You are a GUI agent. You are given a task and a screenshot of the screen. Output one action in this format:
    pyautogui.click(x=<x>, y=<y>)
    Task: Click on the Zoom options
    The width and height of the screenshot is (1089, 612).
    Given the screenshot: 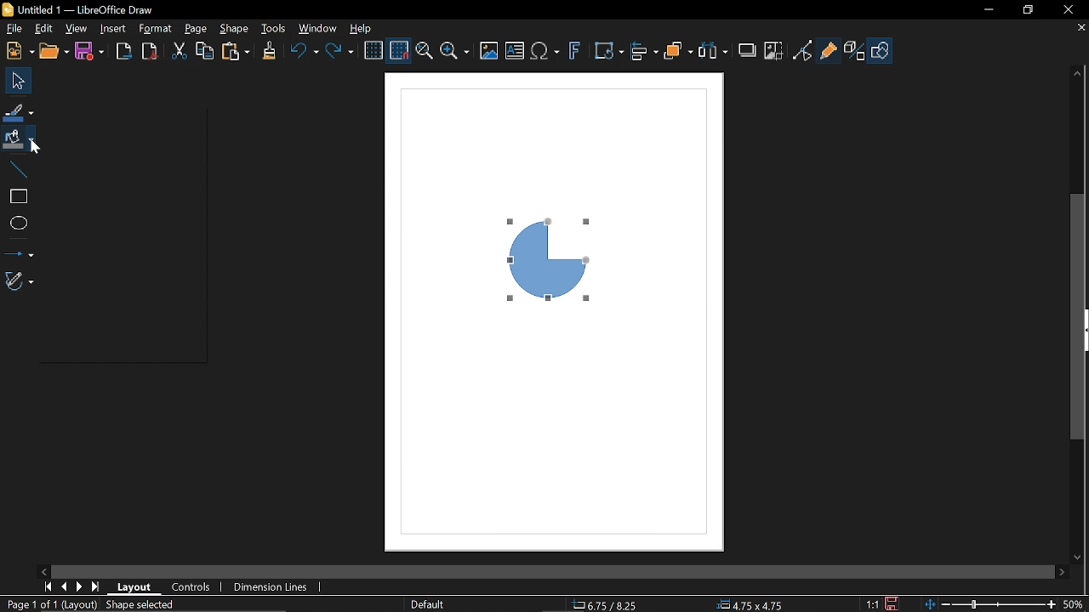 What is the action you would take?
    pyautogui.click(x=454, y=51)
    